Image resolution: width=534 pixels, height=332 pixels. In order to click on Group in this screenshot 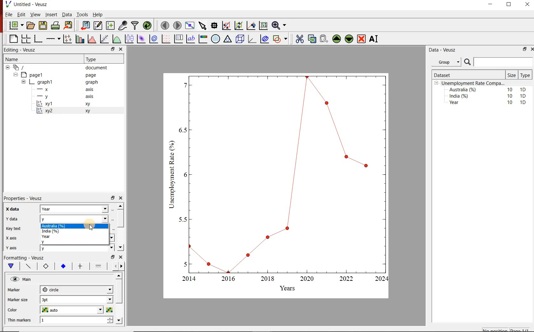, I will do `click(447, 62)`.